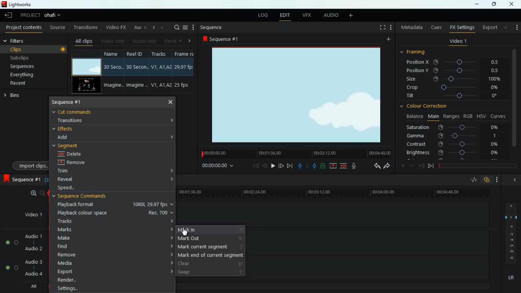 This screenshot has width=521, height=293. What do you see at coordinates (451, 117) in the screenshot?
I see `ranges` at bounding box center [451, 117].